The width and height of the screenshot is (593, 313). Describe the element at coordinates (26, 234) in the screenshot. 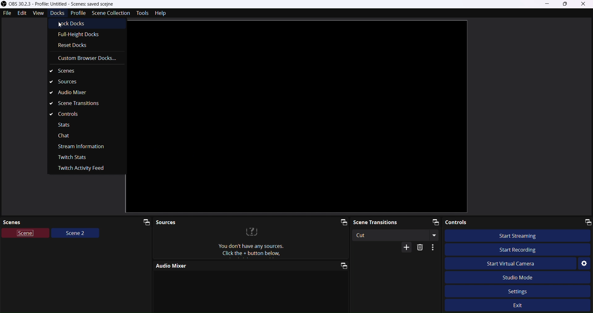

I see `Scene` at that location.